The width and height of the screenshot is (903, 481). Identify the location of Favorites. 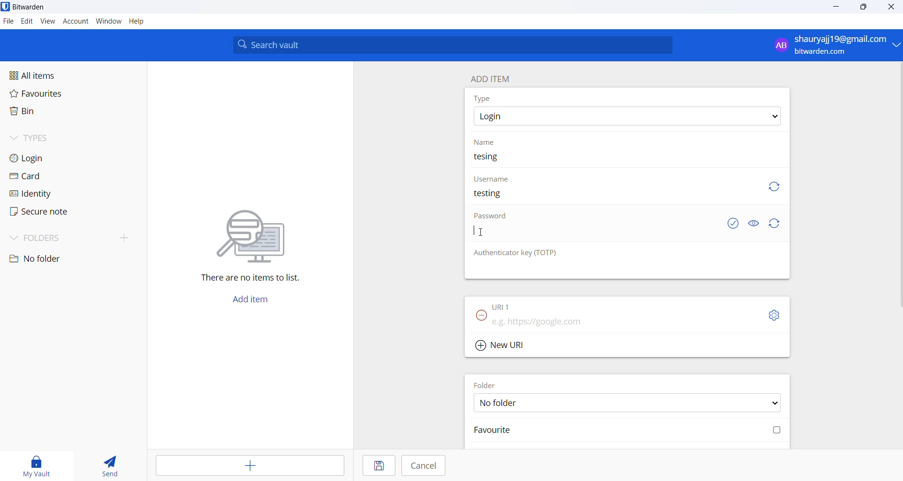
(57, 96).